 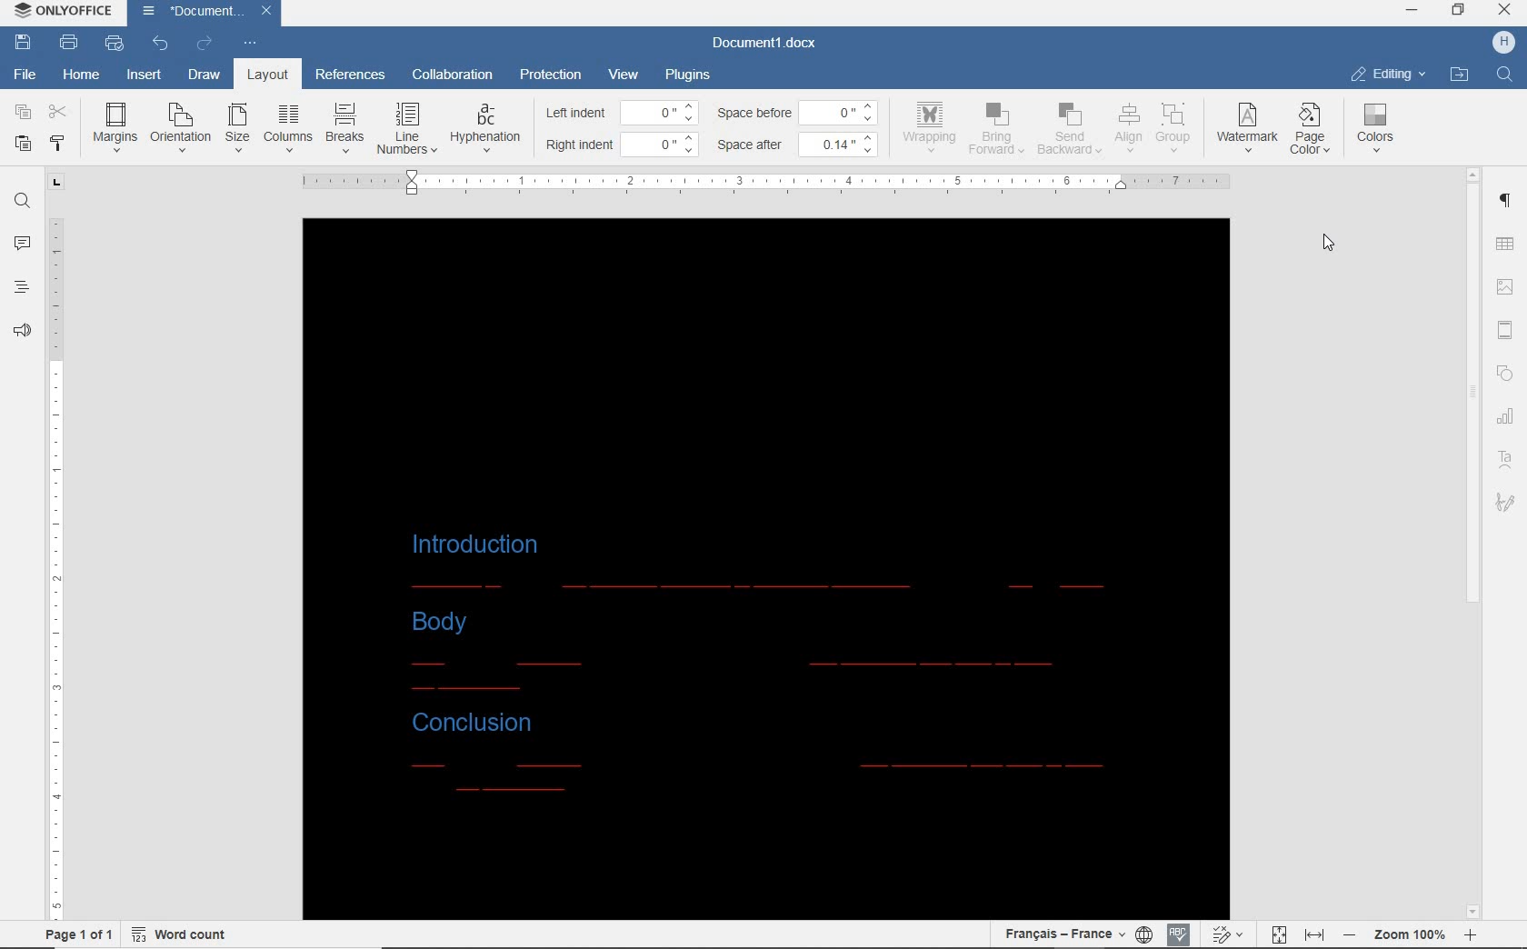 I want to click on image, so click(x=1507, y=289).